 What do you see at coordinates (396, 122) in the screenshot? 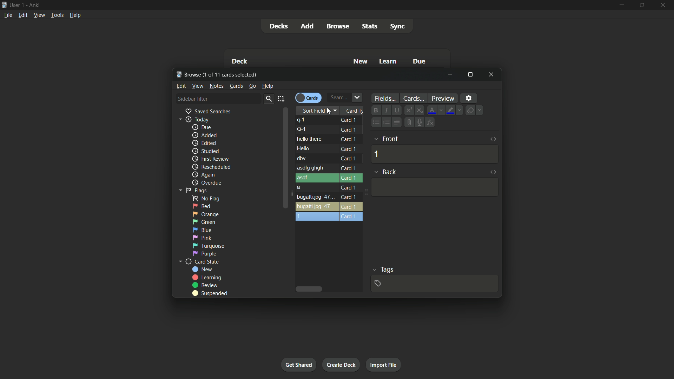
I see `alignment` at bounding box center [396, 122].